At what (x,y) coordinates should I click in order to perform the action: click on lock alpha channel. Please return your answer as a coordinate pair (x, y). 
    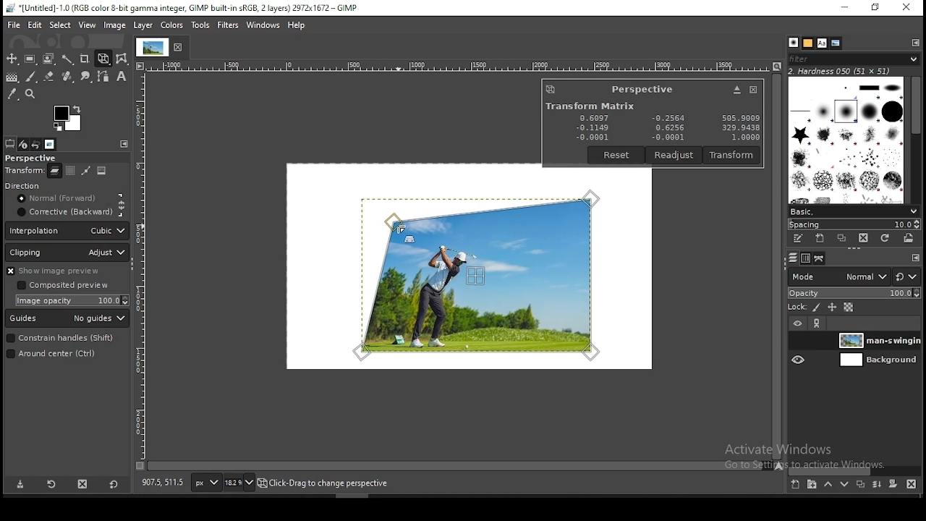
    Looking at the image, I should click on (848, 308).